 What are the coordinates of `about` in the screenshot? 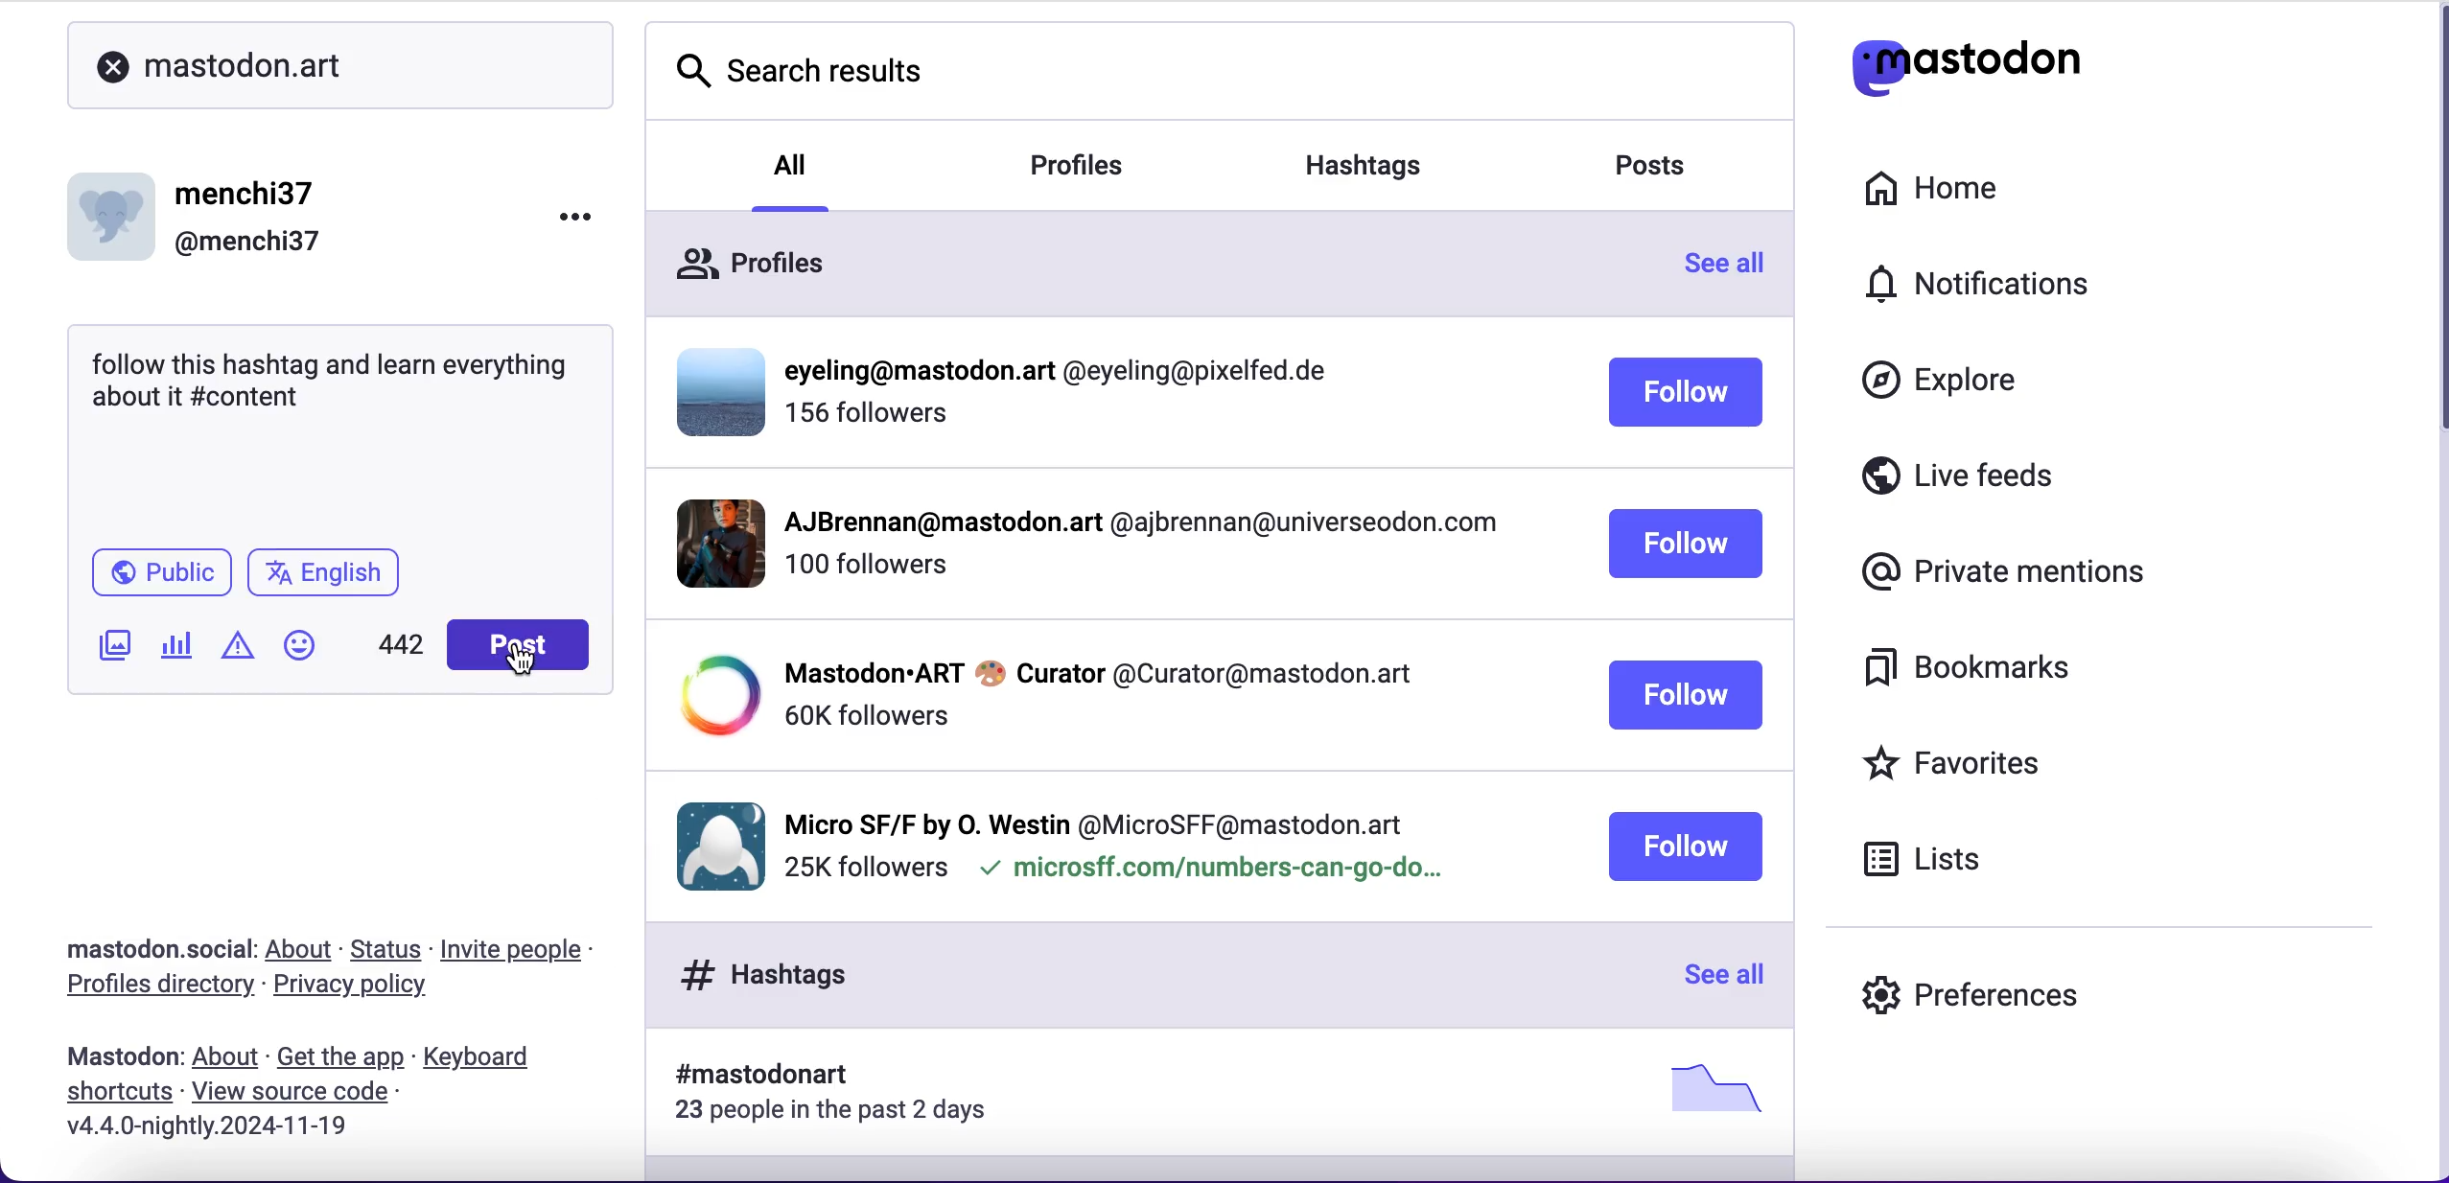 It's located at (225, 1057).